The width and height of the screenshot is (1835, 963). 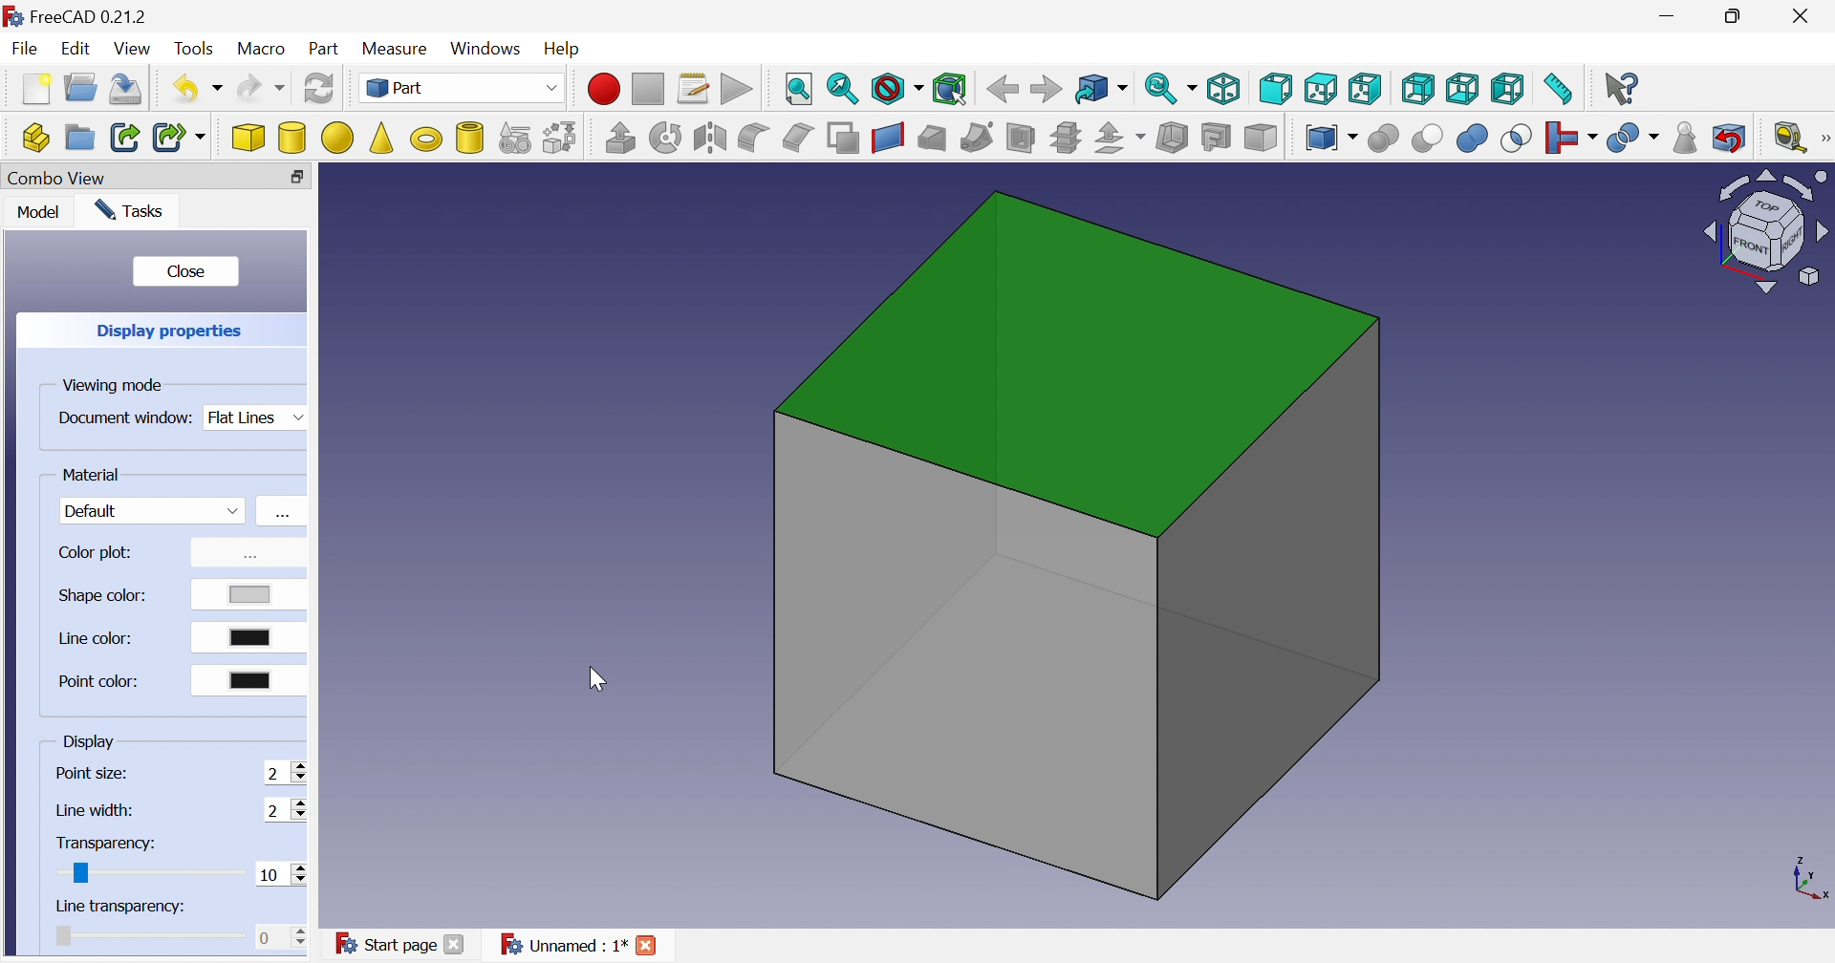 What do you see at coordinates (1624, 91) in the screenshot?
I see `What's this?` at bounding box center [1624, 91].